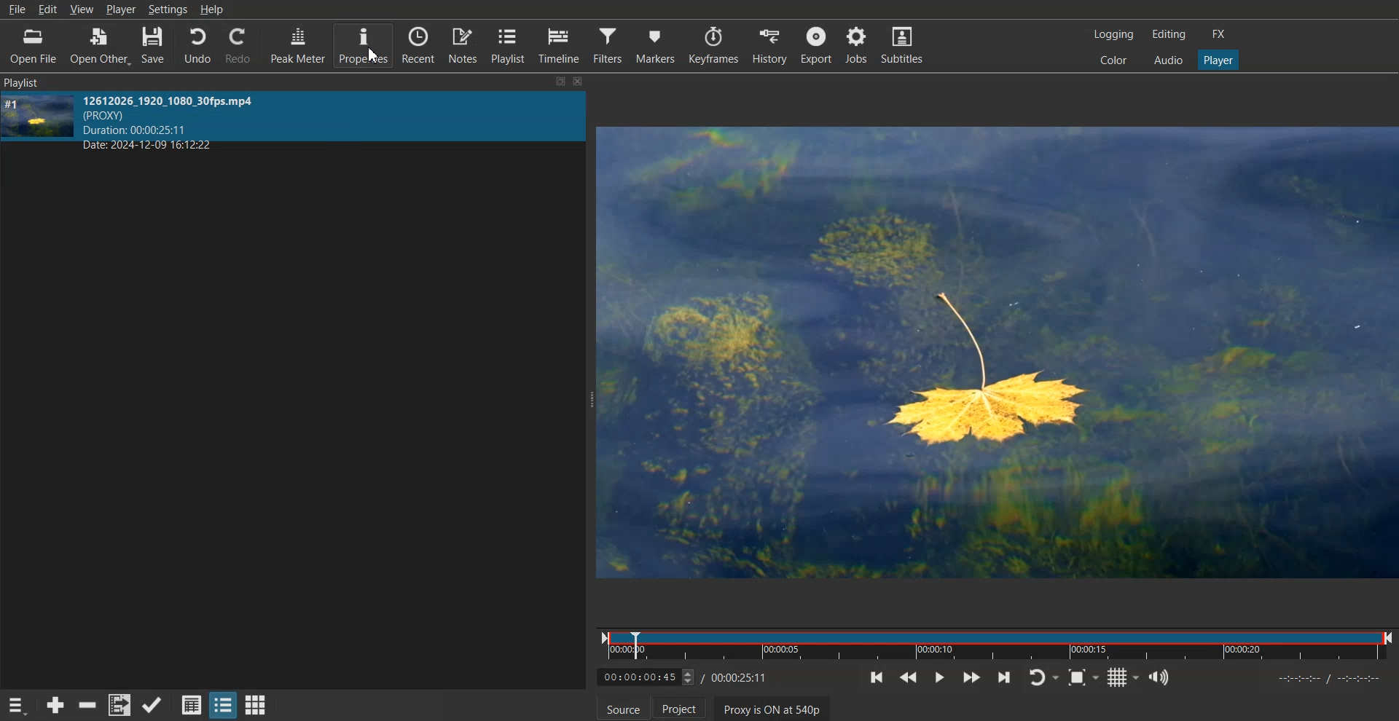 The image size is (1399, 721). Describe the element at coordinates (364, 46) in the screenshot. I see `Properties` at that location.